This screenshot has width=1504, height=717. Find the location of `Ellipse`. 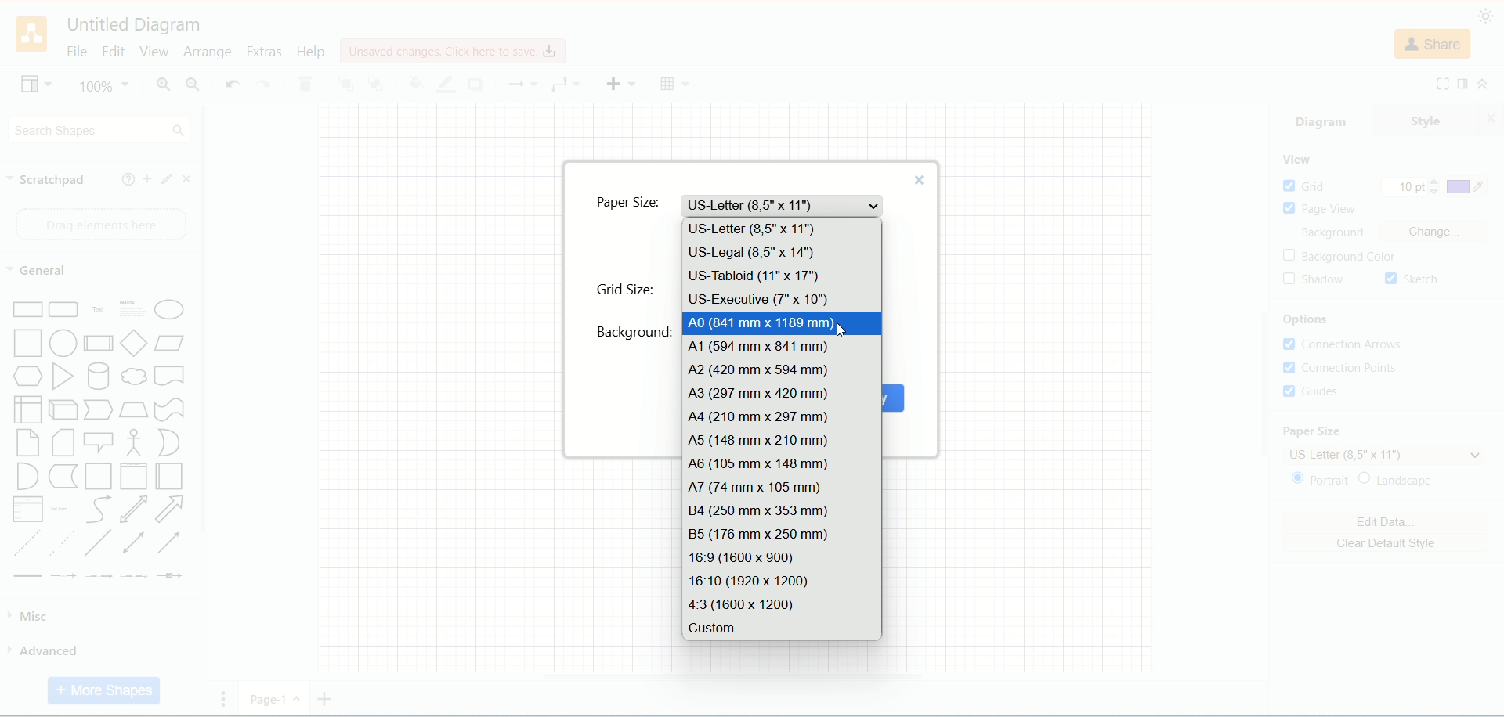

Ellipse is located at coordinates (170, 312).